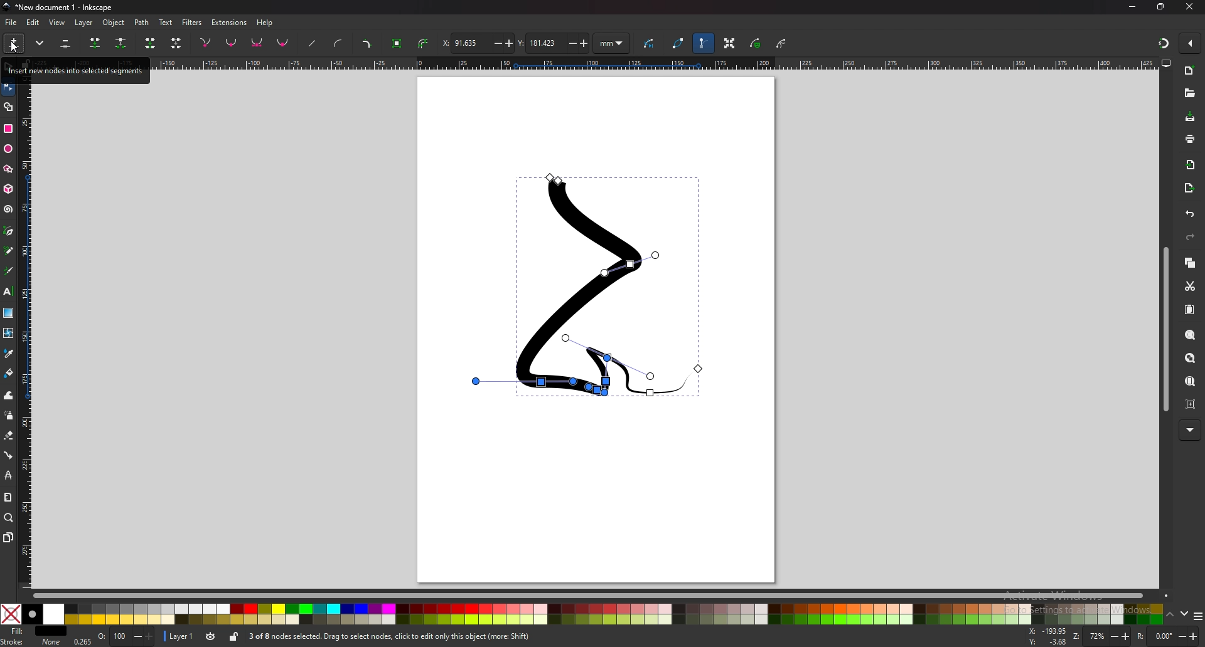 The image size is (1205, 647). I want to click on vertical scale, so click(27, 332).